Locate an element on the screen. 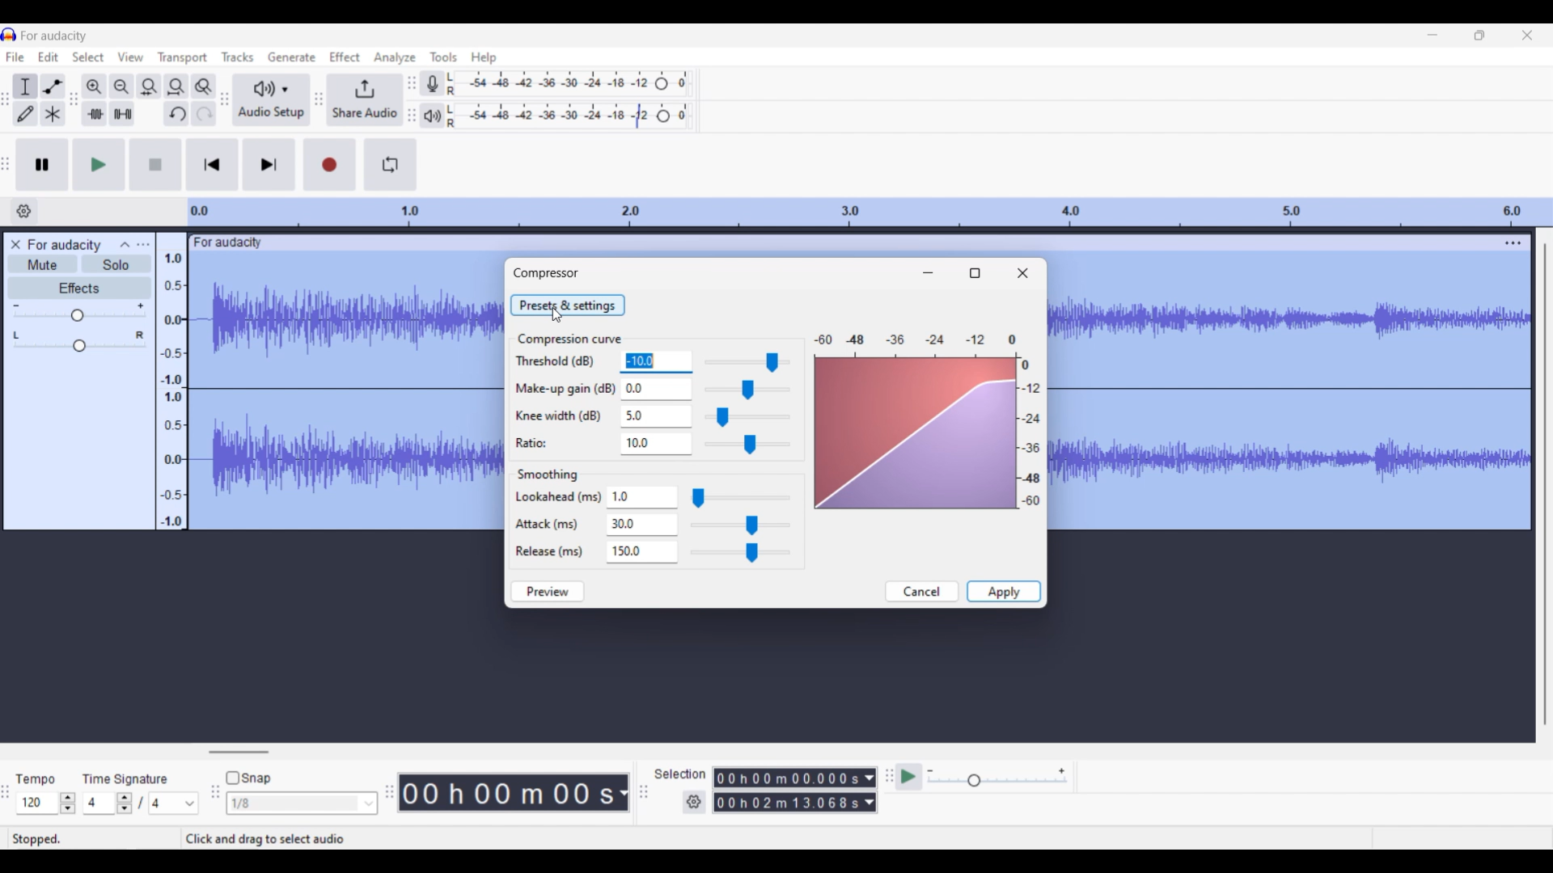  Lookahead slider is located at coordinates (740, 498).